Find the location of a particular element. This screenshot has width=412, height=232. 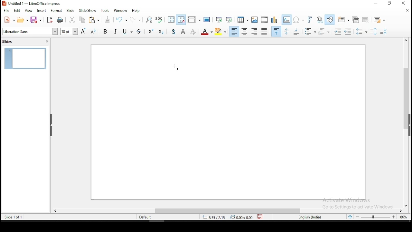

text box is located at coordinates (286, 20).